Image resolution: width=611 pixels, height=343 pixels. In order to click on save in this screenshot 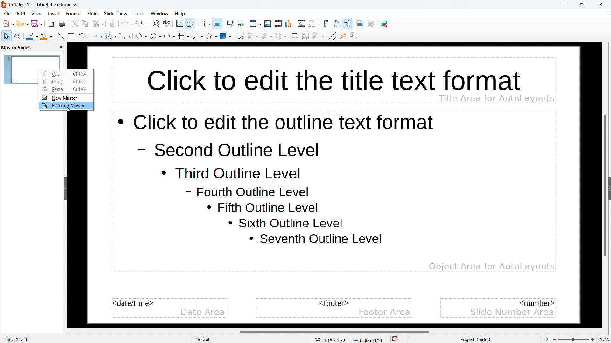, I will do `click(62, 24)`.